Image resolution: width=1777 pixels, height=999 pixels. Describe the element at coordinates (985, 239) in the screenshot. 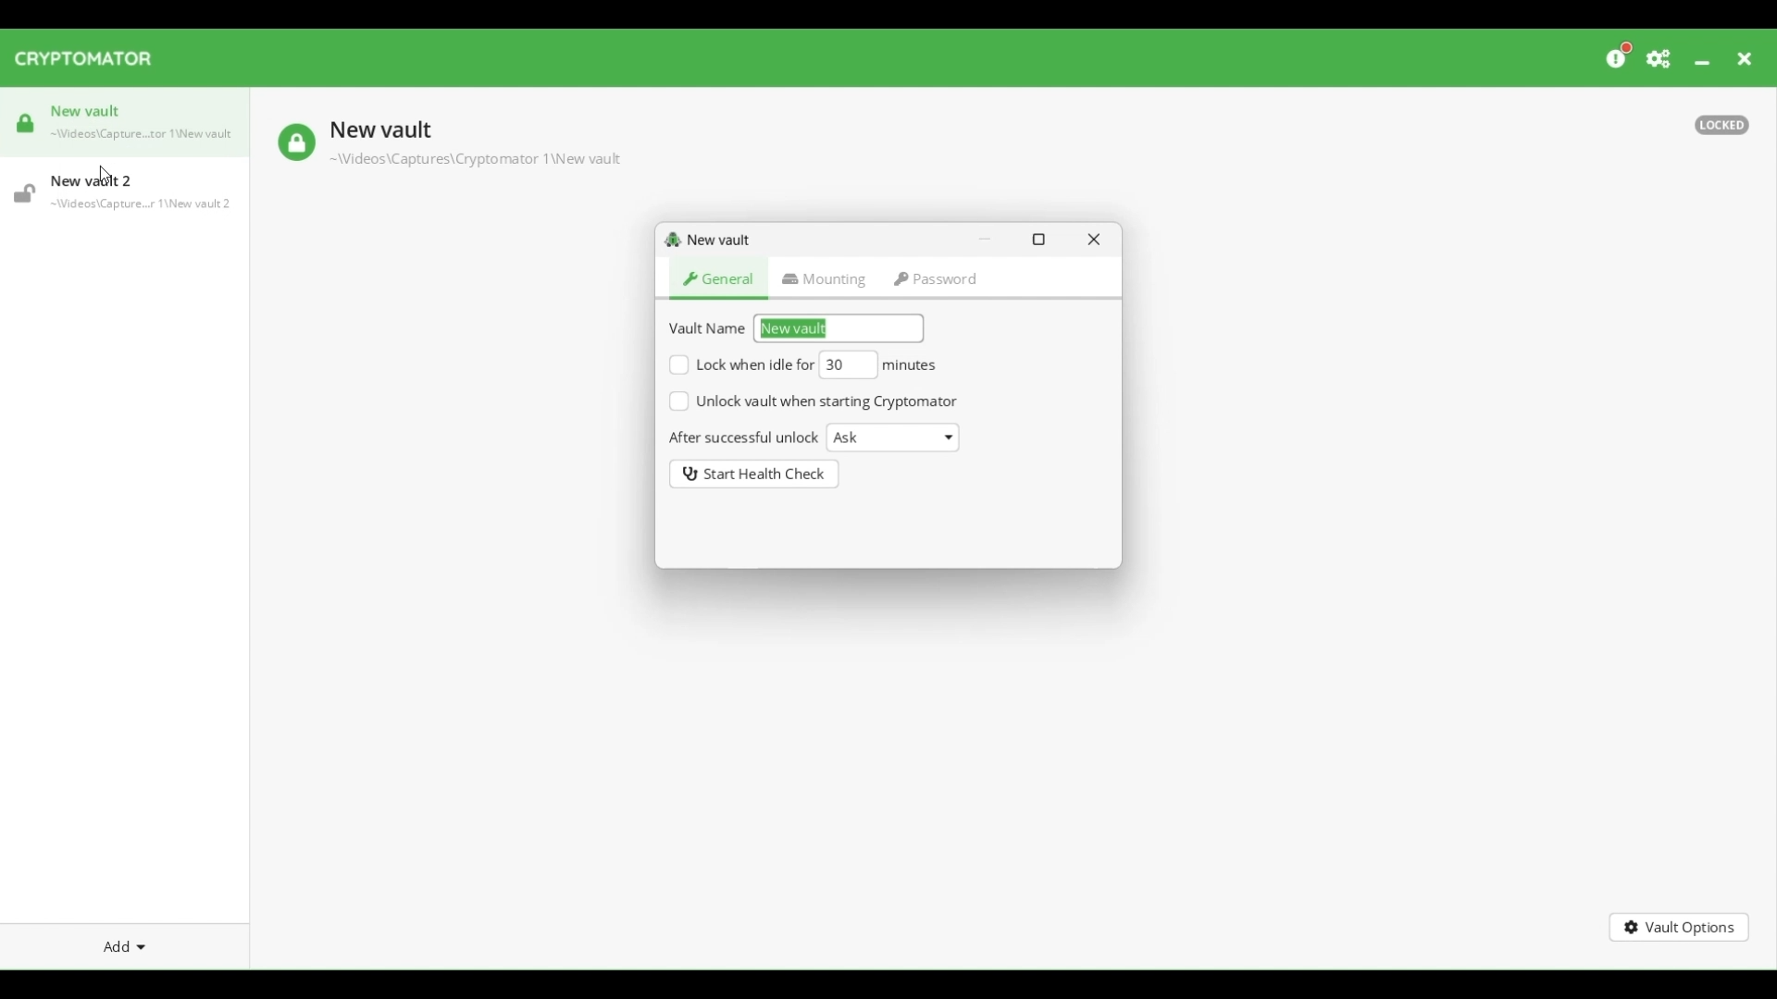

I see `Minimize` at that location.